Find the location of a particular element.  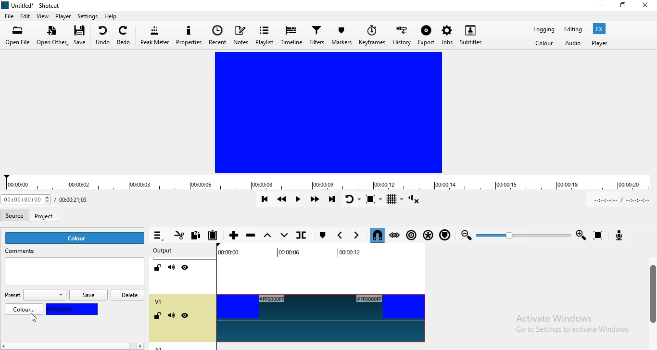

Recent is located at coordinates (218, 35).